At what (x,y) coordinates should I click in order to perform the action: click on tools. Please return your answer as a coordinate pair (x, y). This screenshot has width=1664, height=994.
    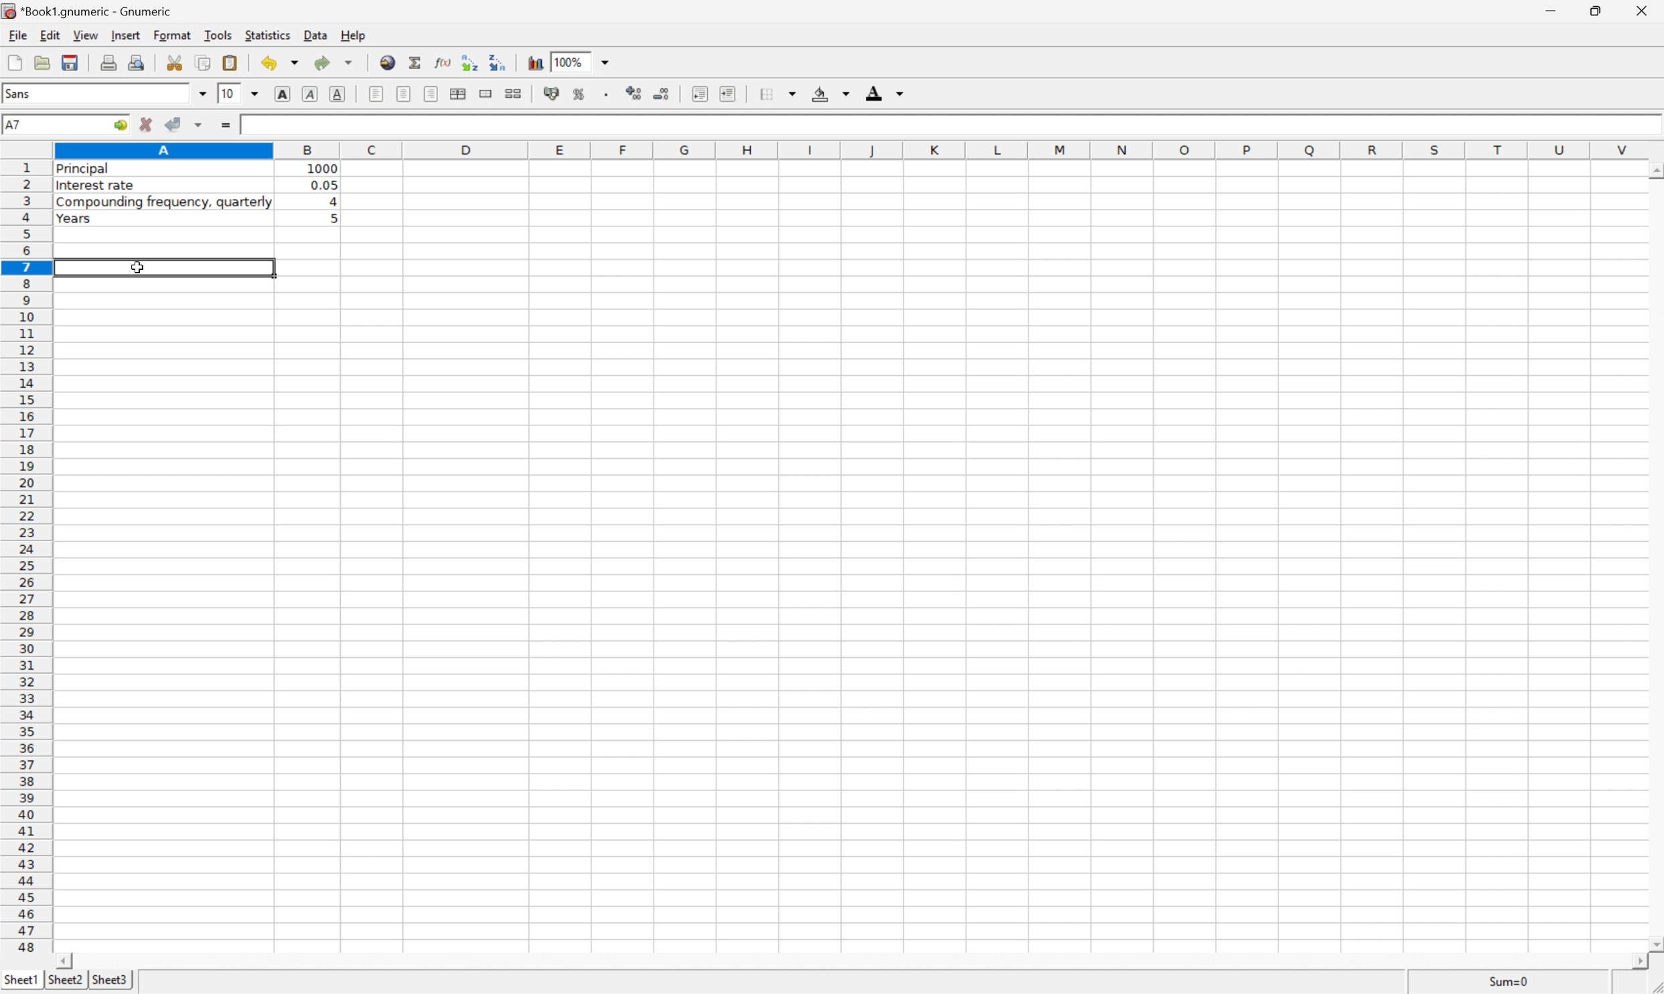
    Looking at the image, I should click on (218, 34).